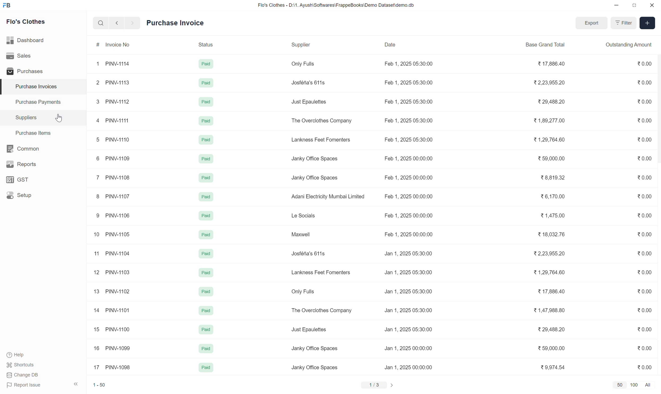 This screenshot has height=394, width=661. Describe the element at coordinates (409, 310) in the screenshot. I see `Jan 1, 2025 05:30:00` at that location.